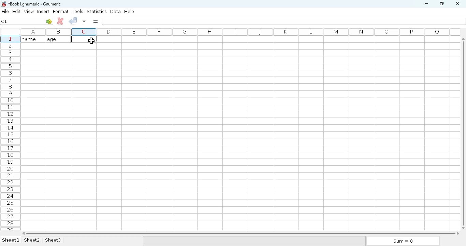  Describe the element at coordinates (97, 11) in the screenshot. I see `statistics` at that location.